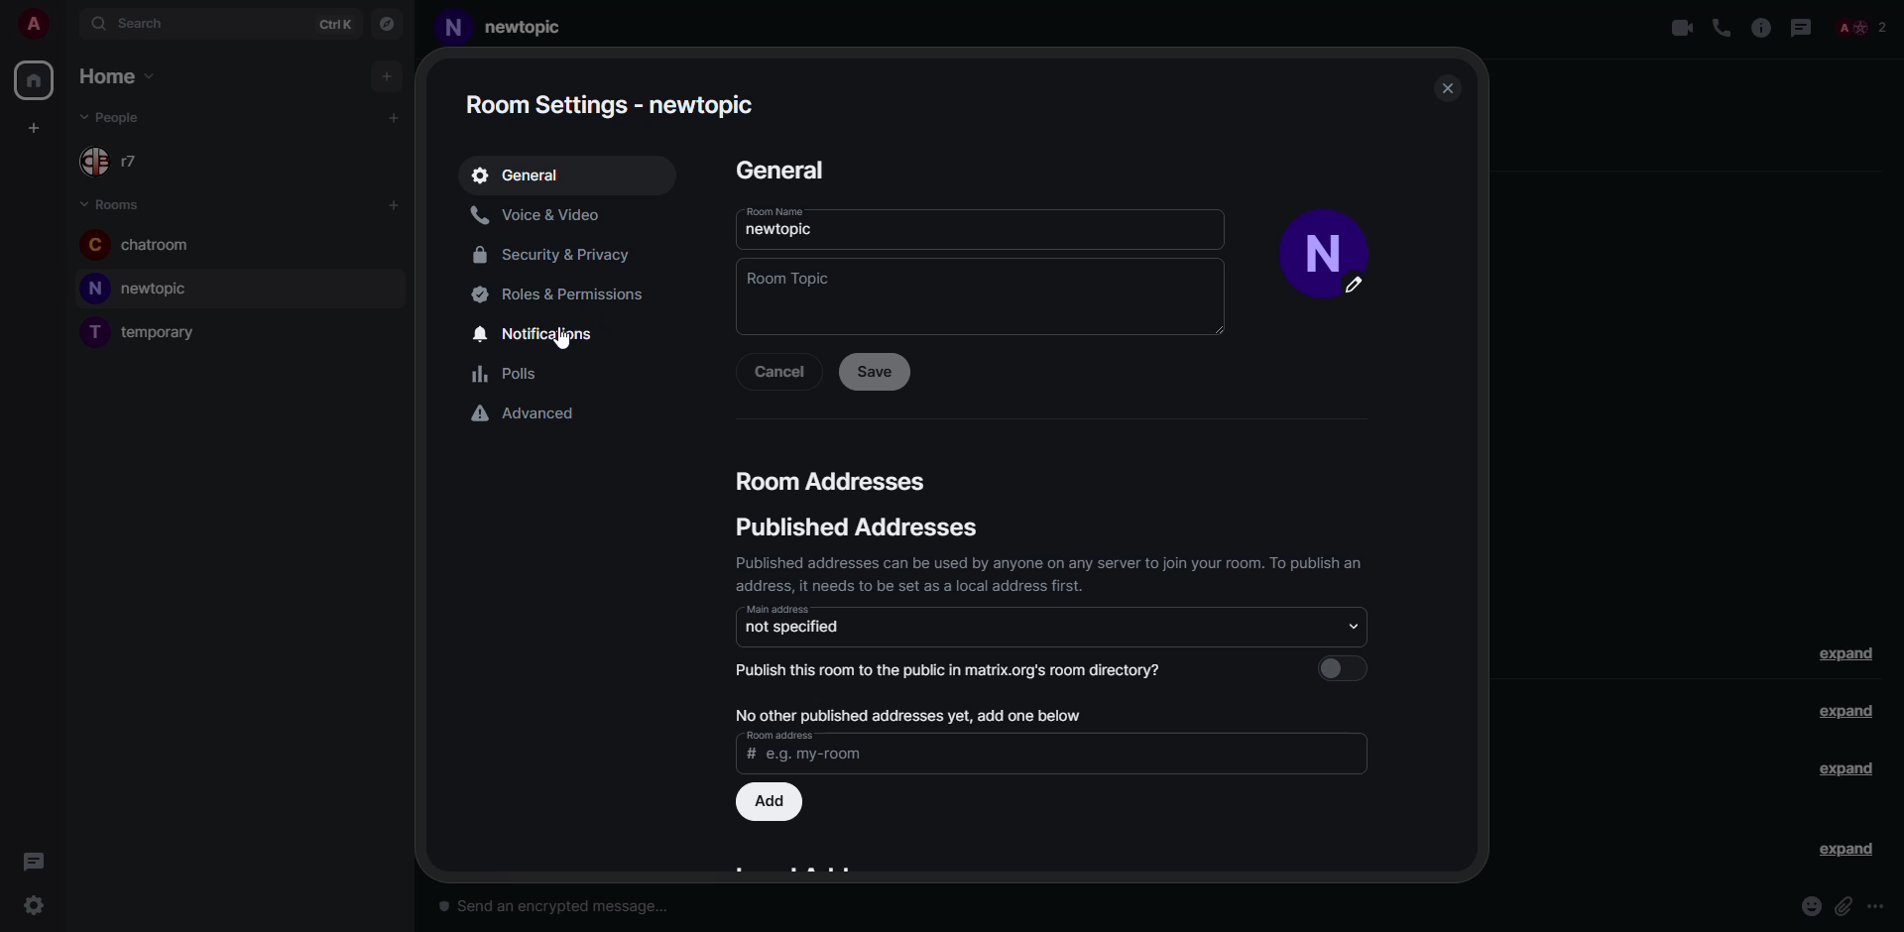  Describe the element at coordinates (1722, 30) in the screenshot. I see `voice` at that location.